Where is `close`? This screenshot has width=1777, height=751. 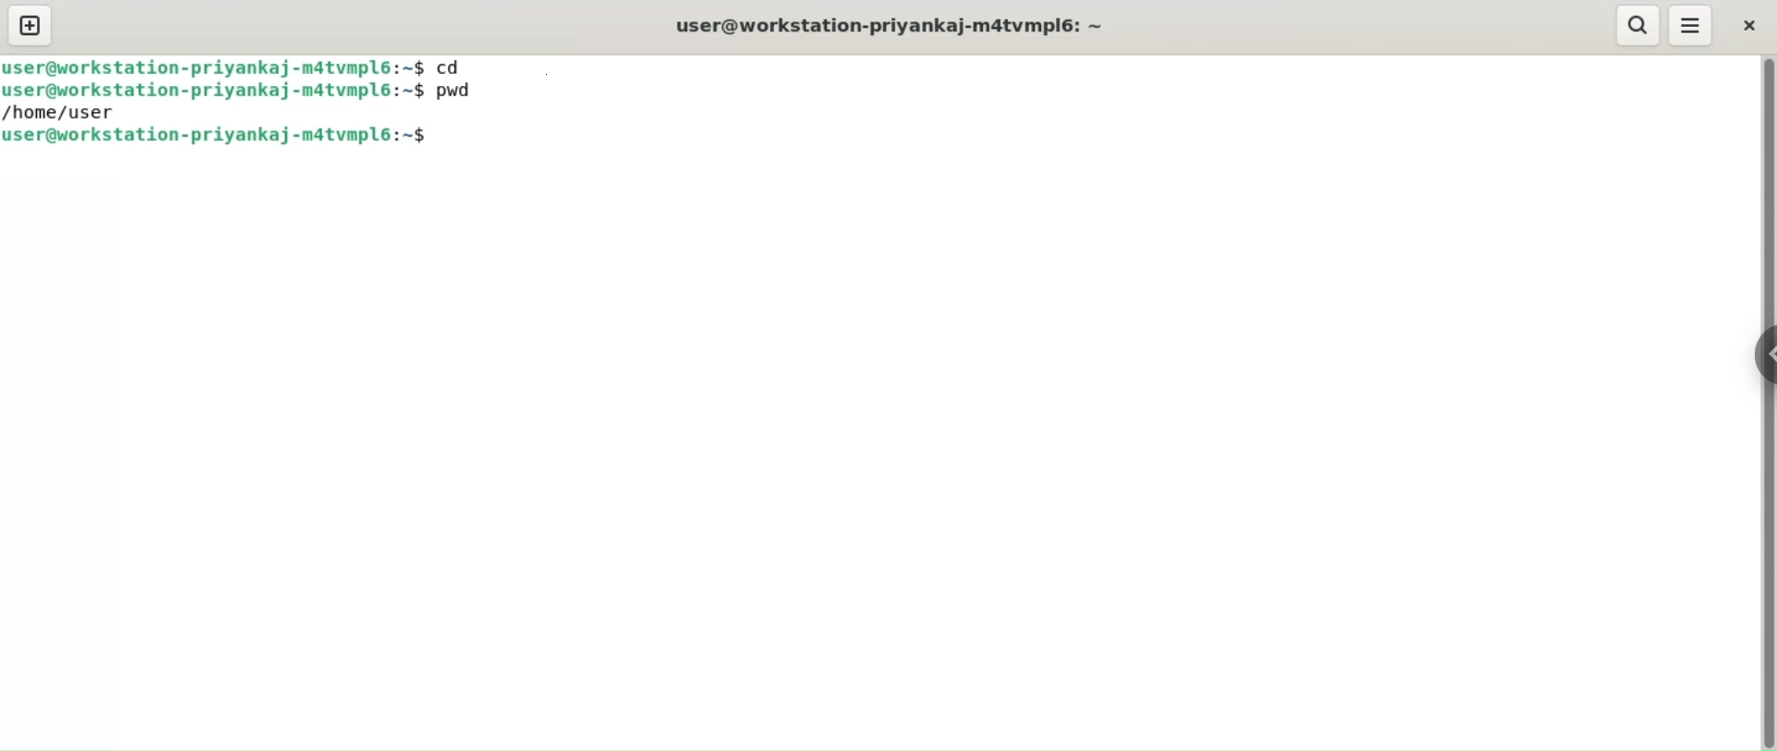 close is located at coordinates (1746, 24).